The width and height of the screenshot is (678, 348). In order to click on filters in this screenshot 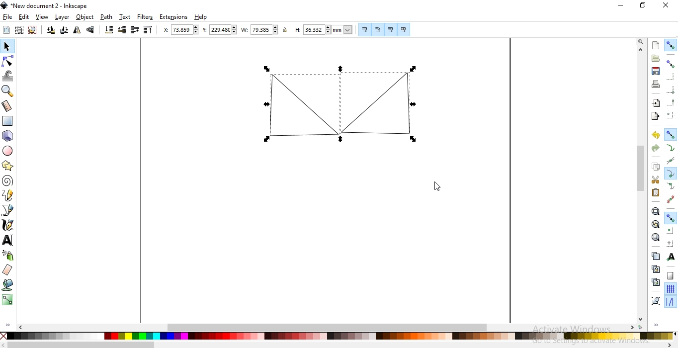, I will do `click(145, 17)`.